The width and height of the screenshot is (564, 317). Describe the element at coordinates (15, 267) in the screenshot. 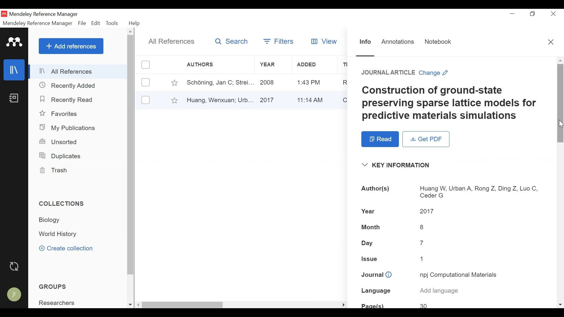

I see `Sync` at that location.